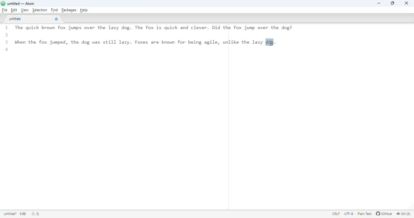 This screenshot has height=218, width=414. Describe the element at coordinates (36, 214) in the screenshot. I see `(1, 3)` at that location.